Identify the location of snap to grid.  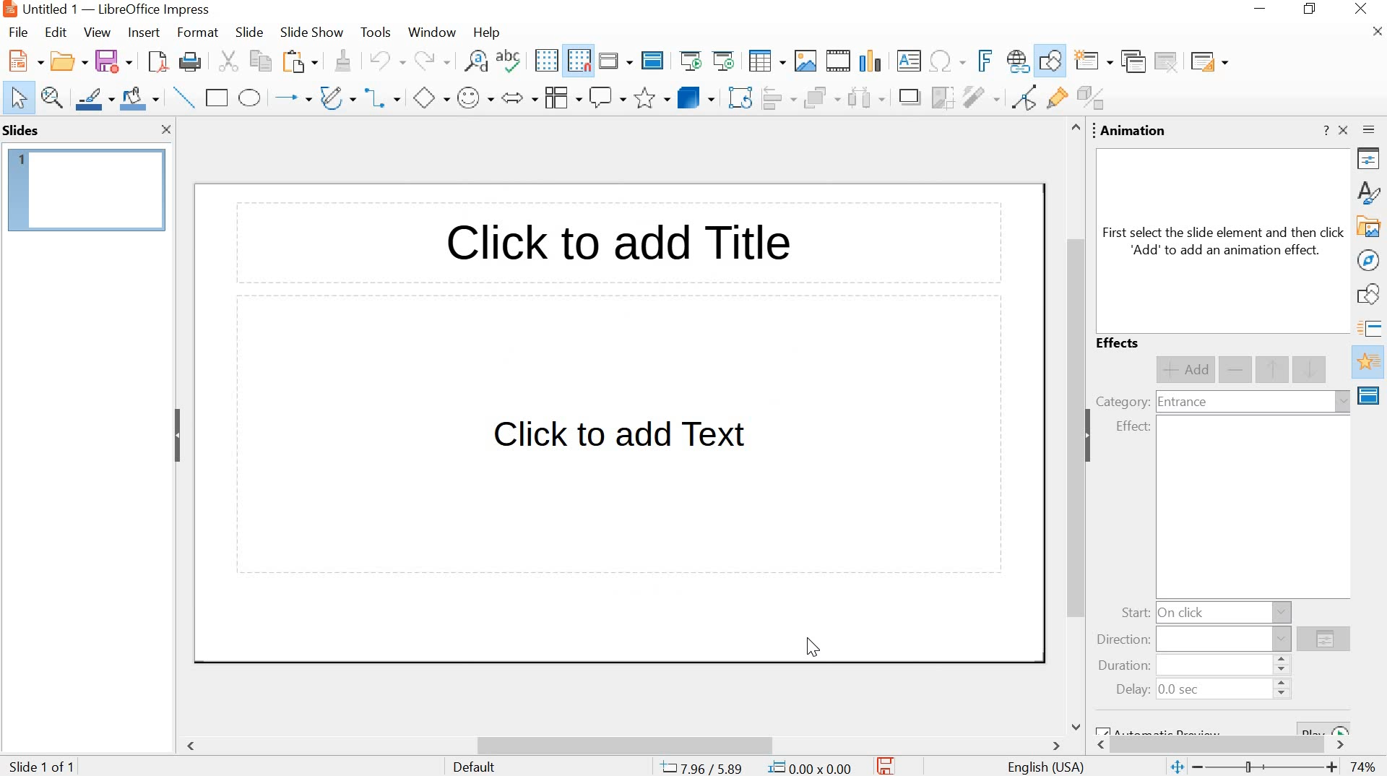
(579, 61).